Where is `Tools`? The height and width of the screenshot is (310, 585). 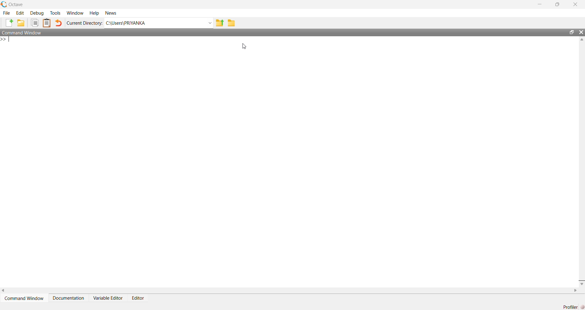 Tools is located at coordinates (56, 14).